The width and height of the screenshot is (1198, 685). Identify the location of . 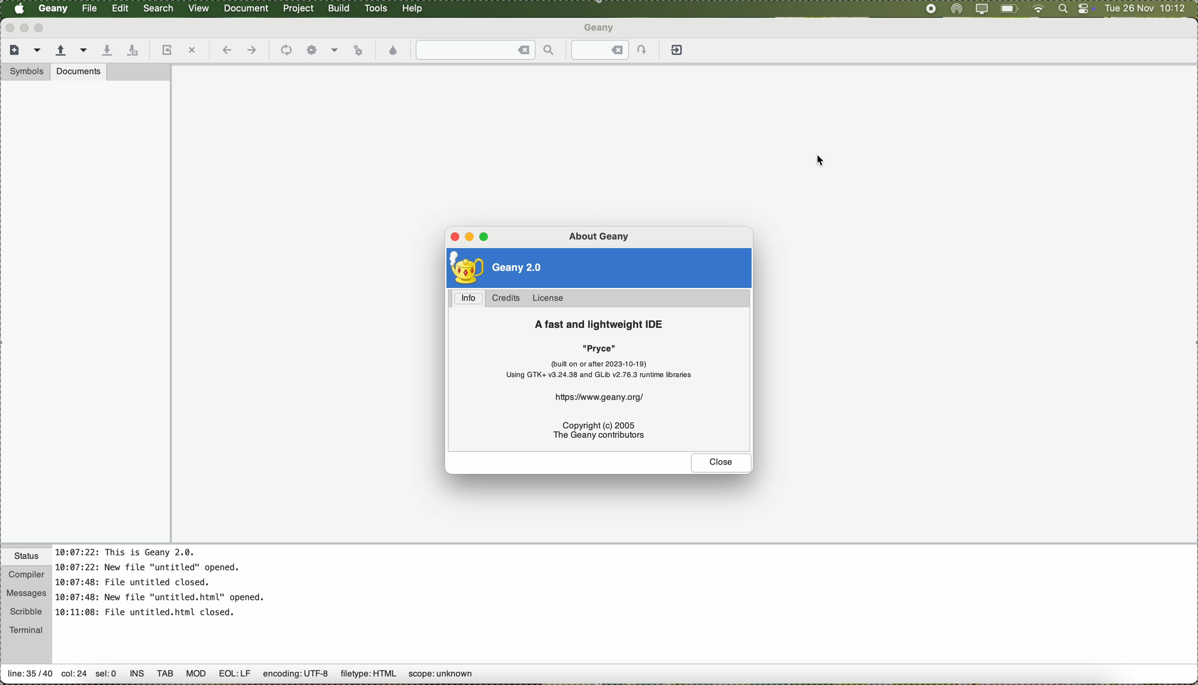
(196, 677).